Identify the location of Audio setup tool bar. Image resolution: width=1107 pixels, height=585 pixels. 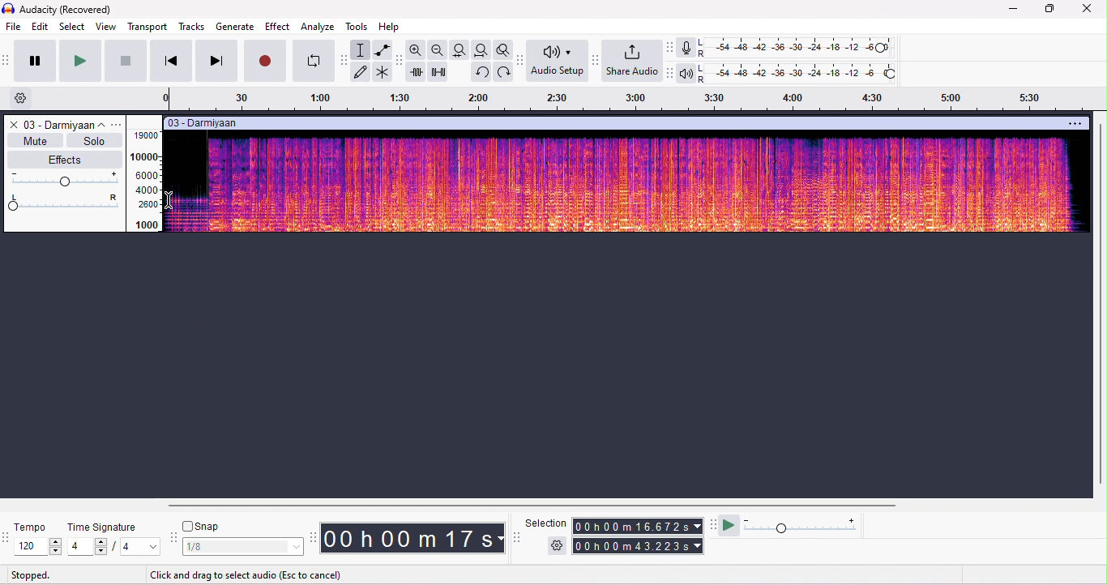
(521, 61).